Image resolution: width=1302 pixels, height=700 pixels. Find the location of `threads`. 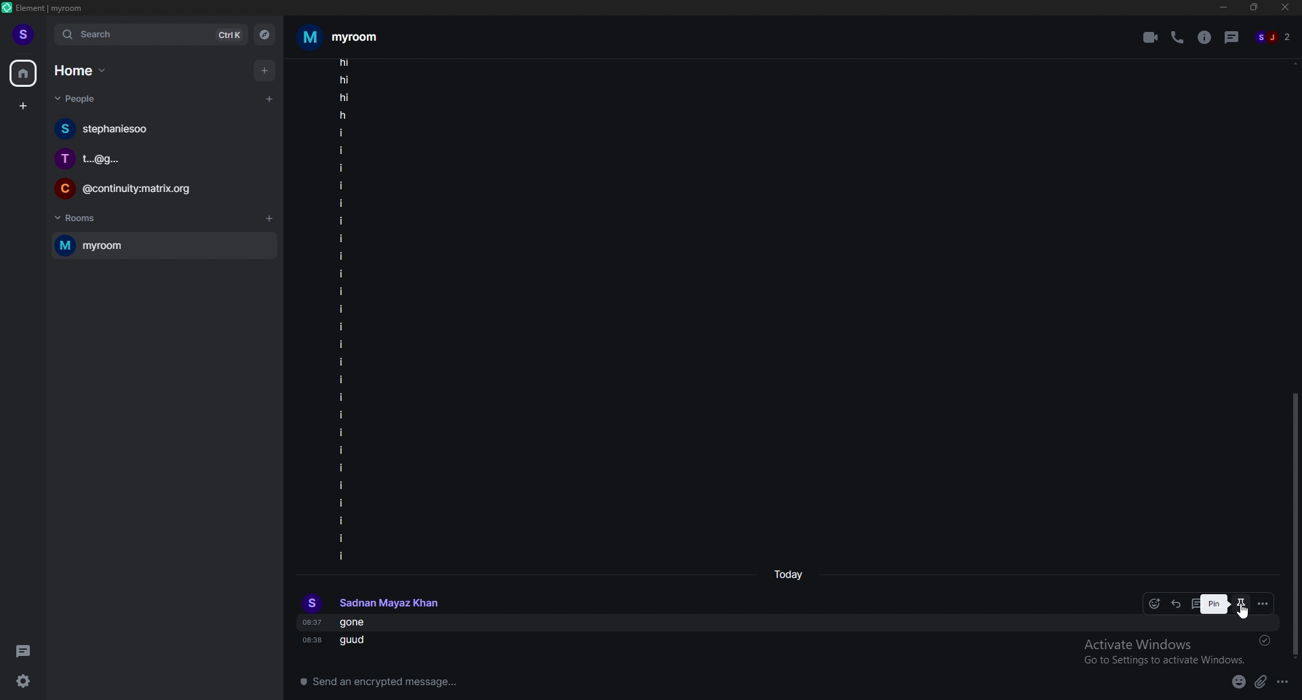

threads is located at coordinates (24, 650).